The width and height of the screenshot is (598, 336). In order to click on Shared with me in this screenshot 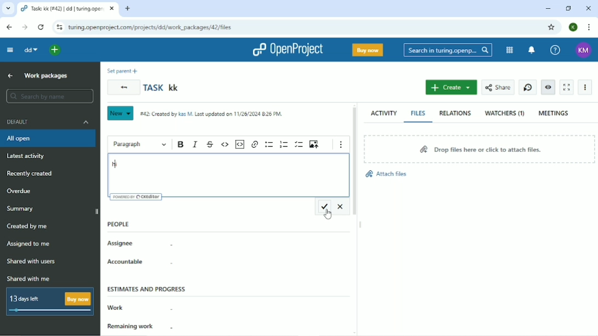, I will do `click(27, 279)`.